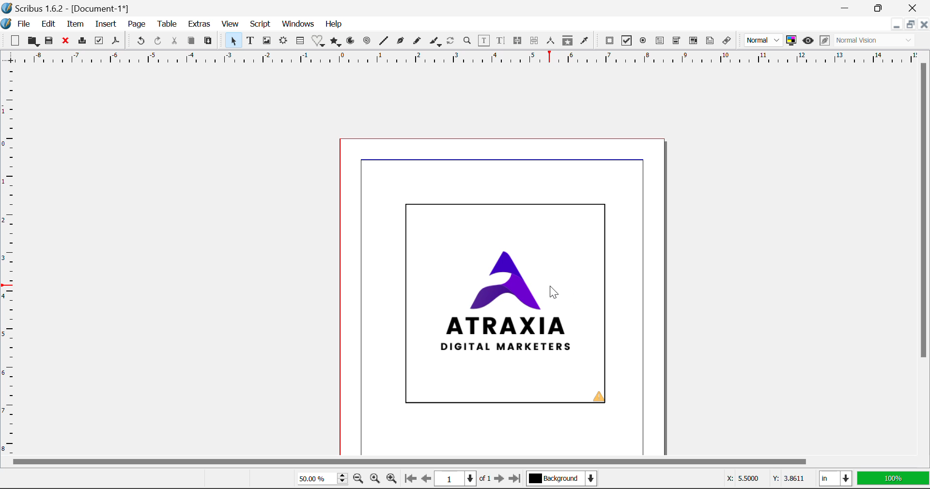 Image resolution: width=930 pixels, height=489 pixels. I want to click on Copy, so click(191, 42).